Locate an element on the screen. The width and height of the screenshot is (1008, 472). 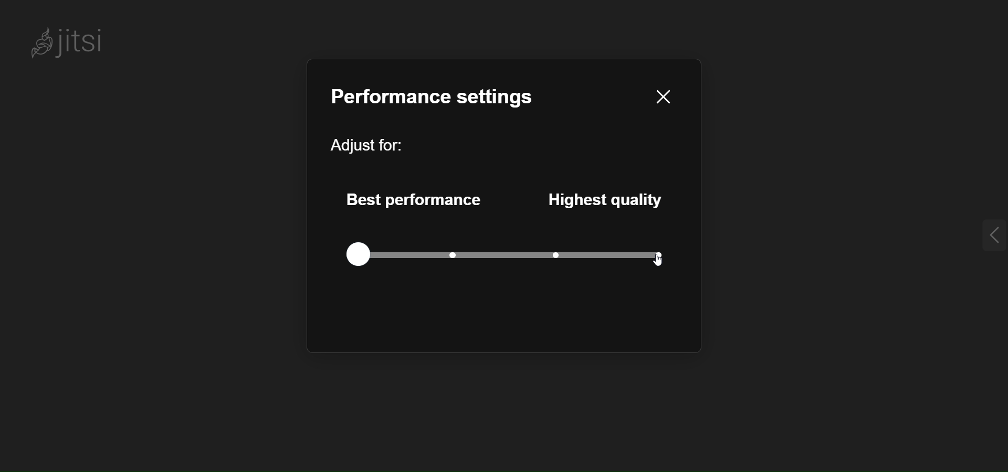
adjust for is located at coordinates (366, 142).